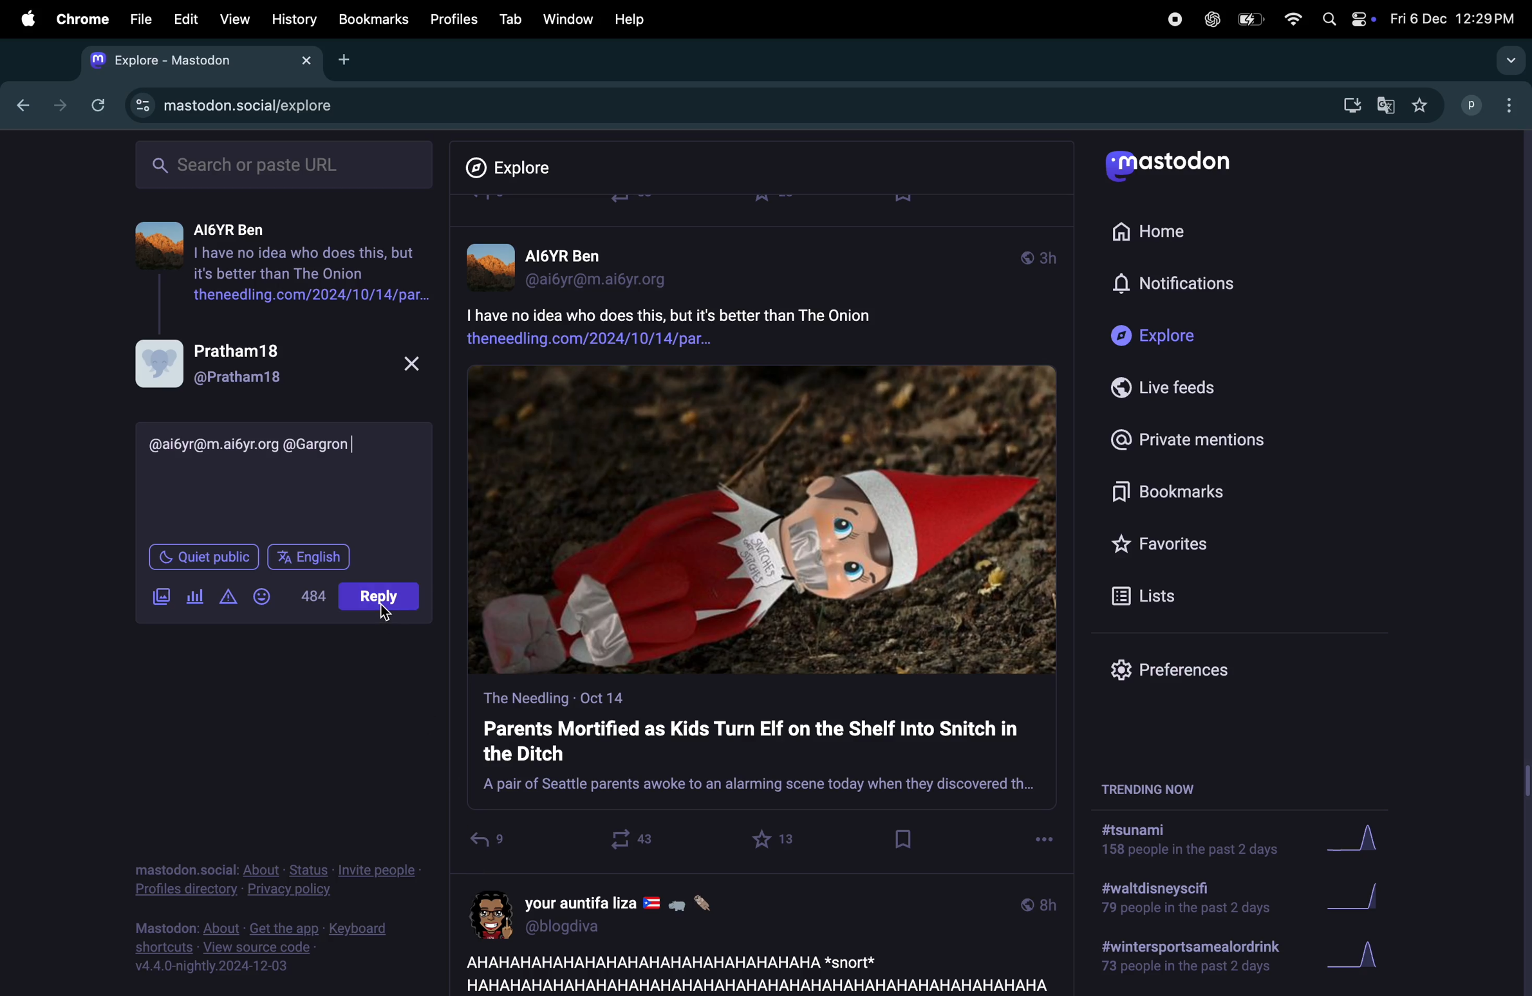 This screenshot has width=1532, height=996. I want to click on emoji, so click(265, 595).